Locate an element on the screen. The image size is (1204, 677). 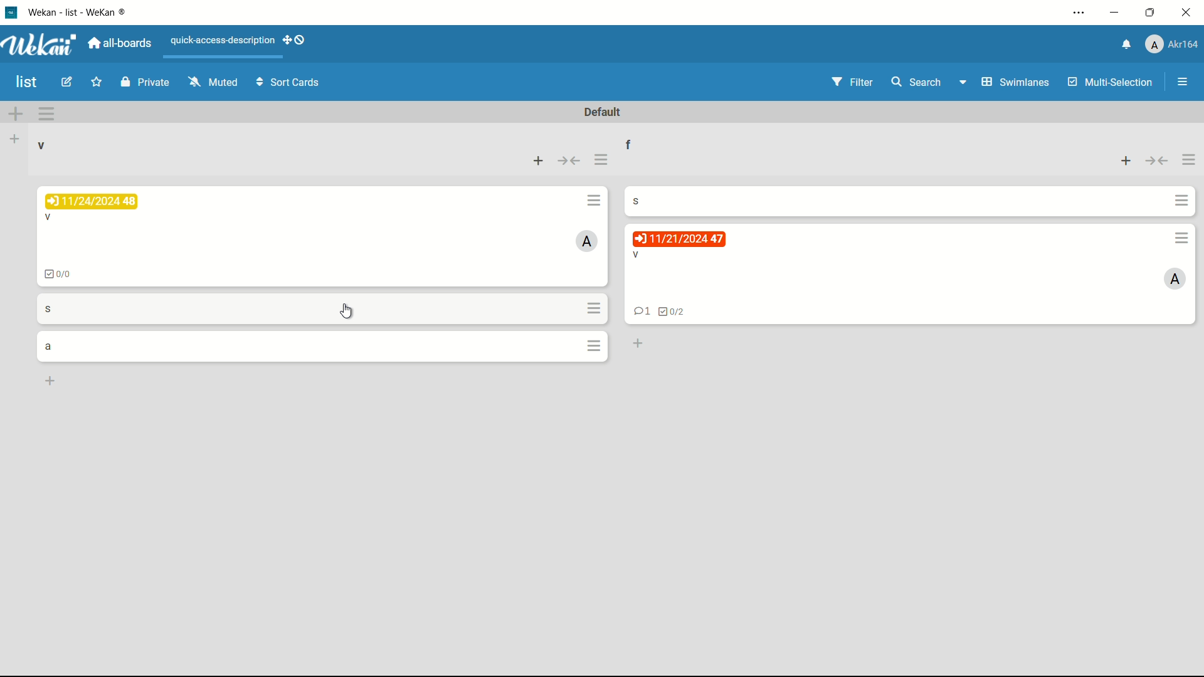
card actions is located at coordinates (1183, 201).